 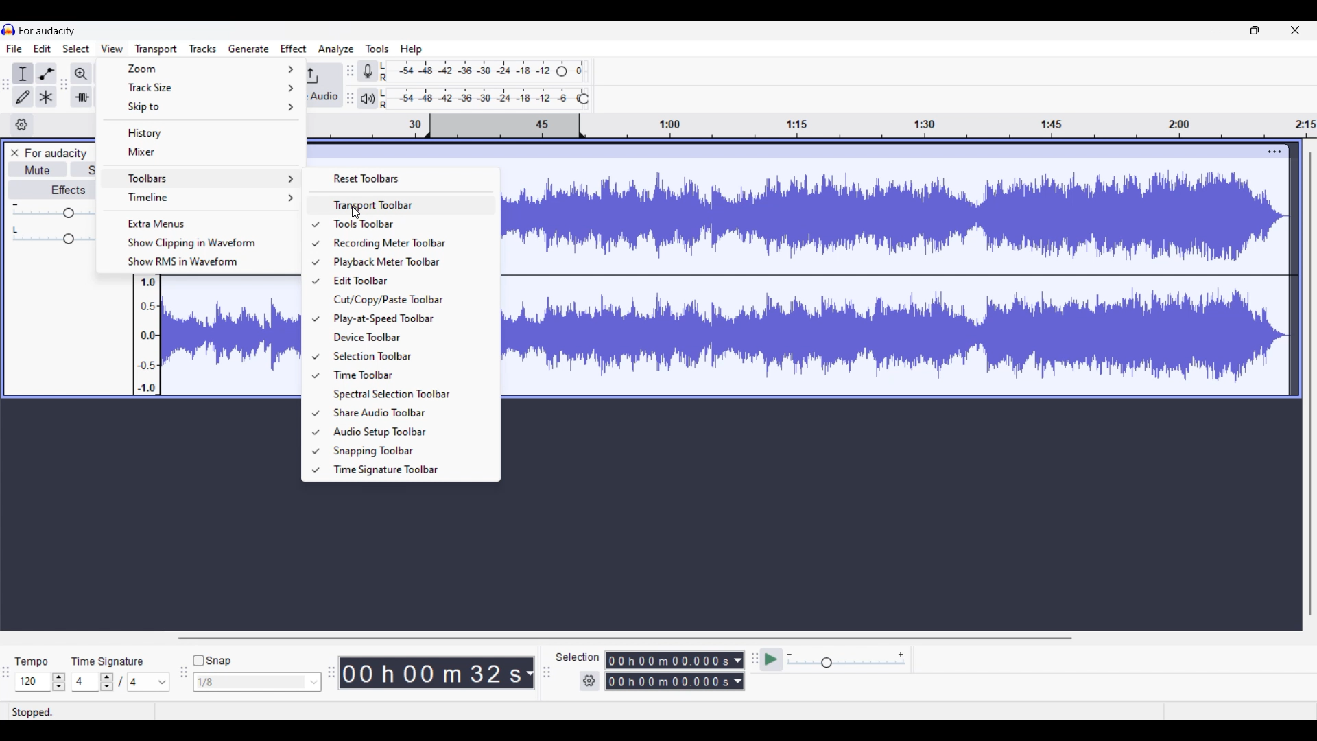 What do you see at coordinates (14, 49) in the screenshot?
I see `File menu` at bounding box center [14, 49].